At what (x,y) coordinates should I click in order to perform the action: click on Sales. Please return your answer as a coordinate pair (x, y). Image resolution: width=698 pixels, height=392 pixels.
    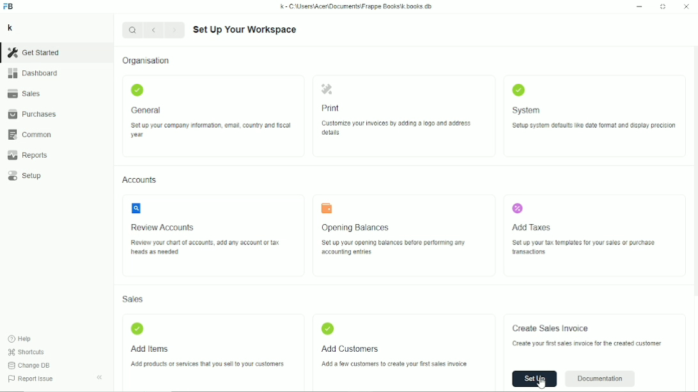
    Looking at the image, I should click on (134, 299).